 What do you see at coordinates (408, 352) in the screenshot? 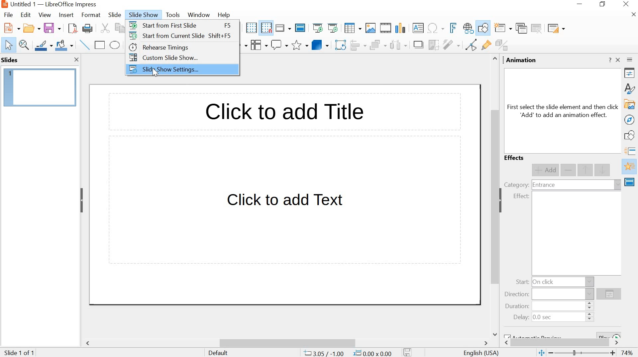
I see `modify document` at bounding box center [408, 352].